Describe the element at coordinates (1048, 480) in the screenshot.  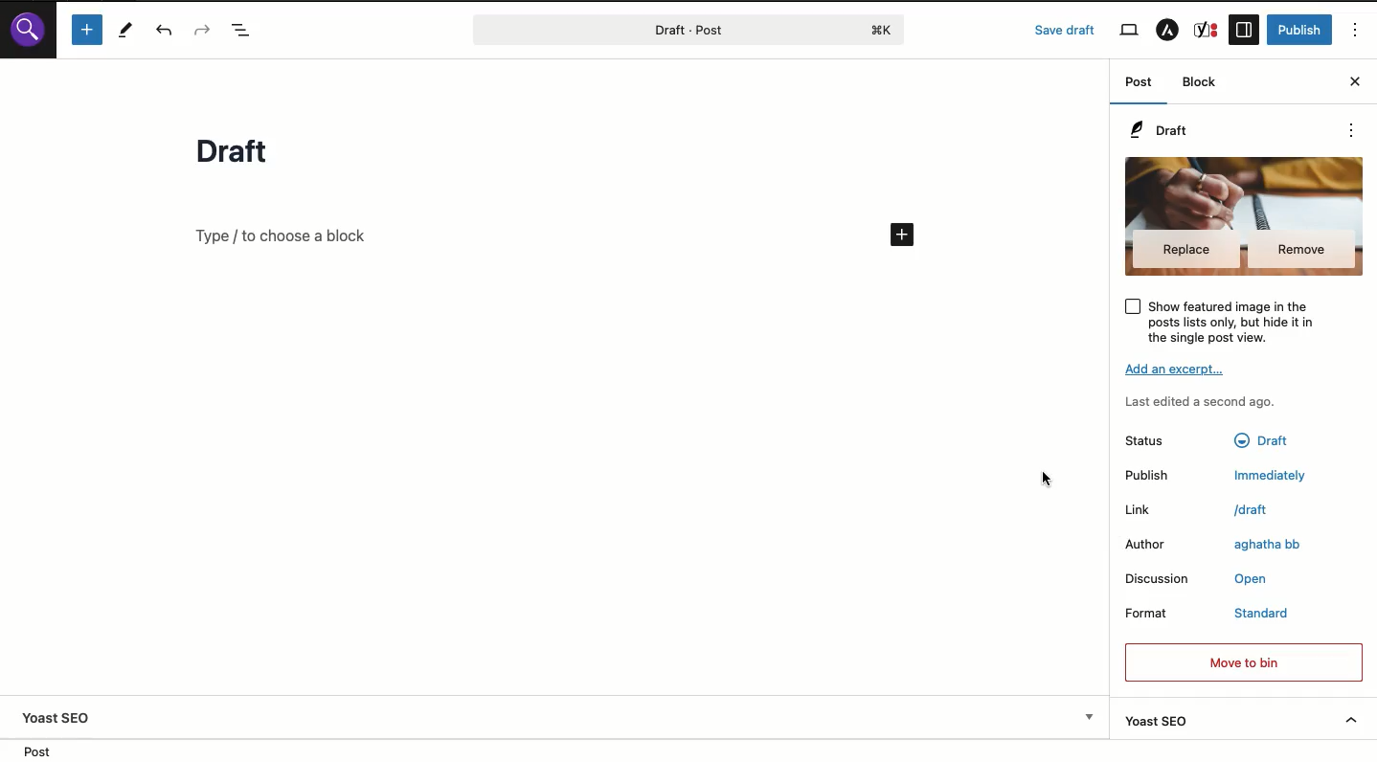
I see `Cursor ` at that location.